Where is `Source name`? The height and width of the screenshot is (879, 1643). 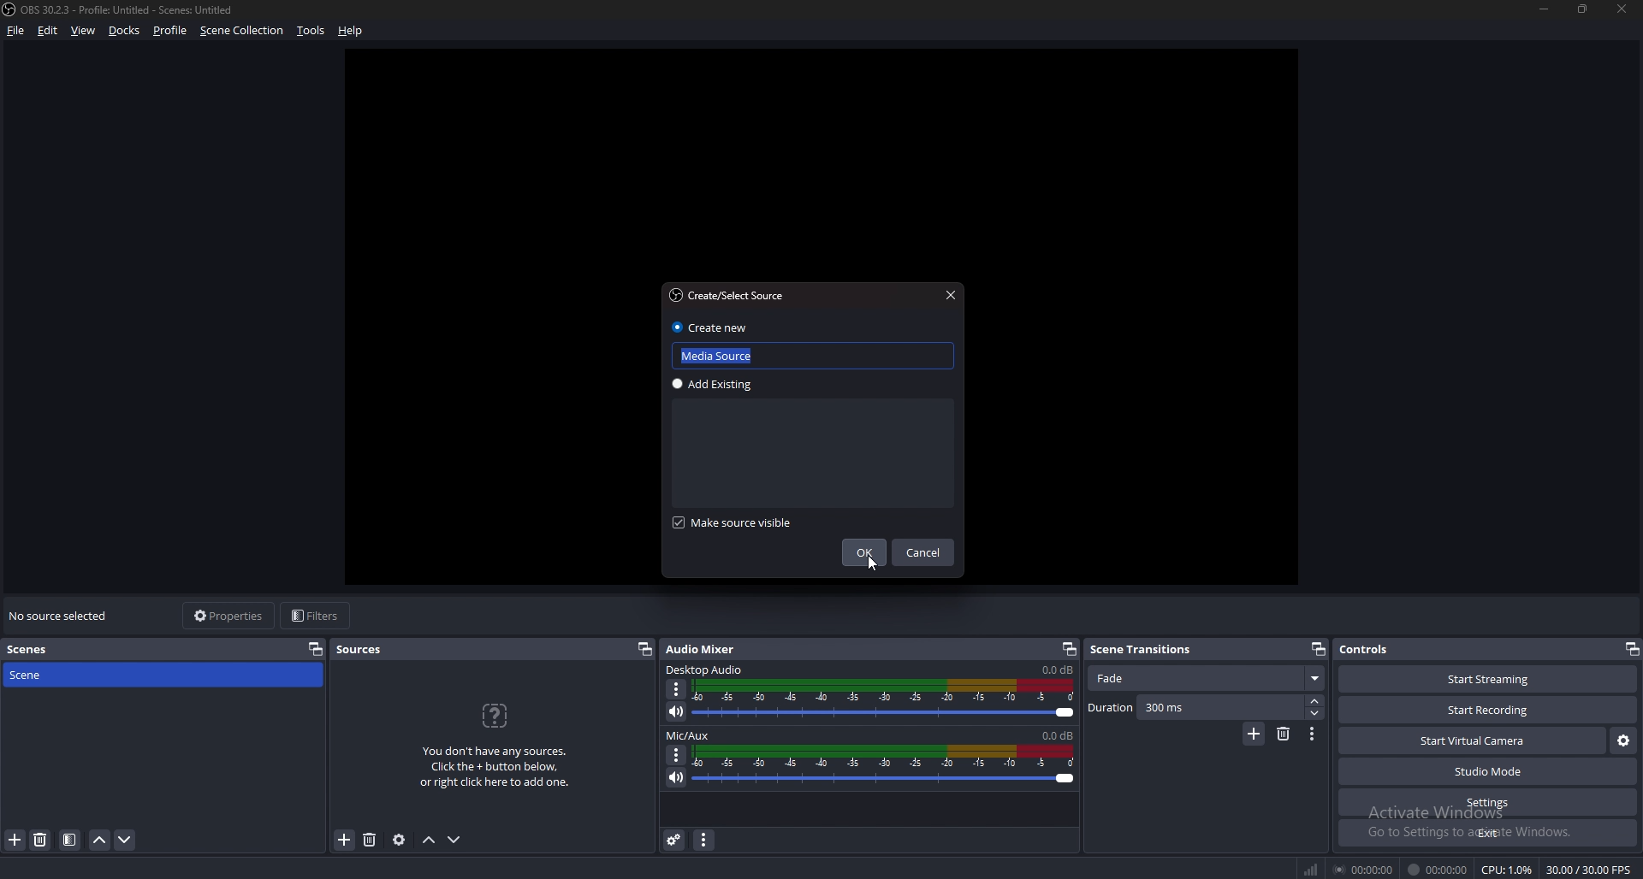 Source name is located at coordinates (813, 353).